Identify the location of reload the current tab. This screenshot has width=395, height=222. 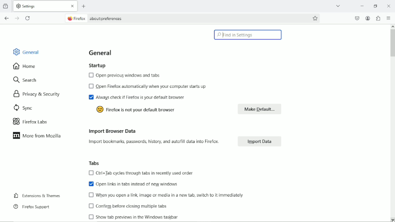
(28, 18).